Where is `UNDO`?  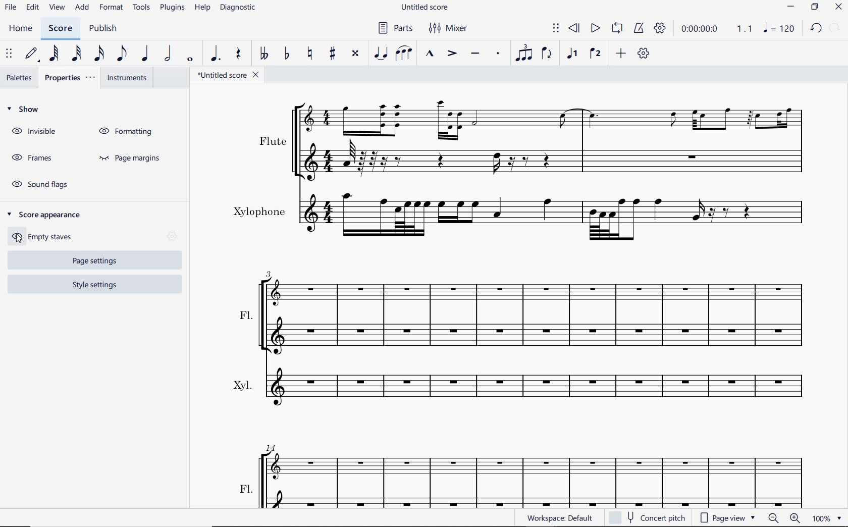
UNDO is located at coordinates (815, 28).